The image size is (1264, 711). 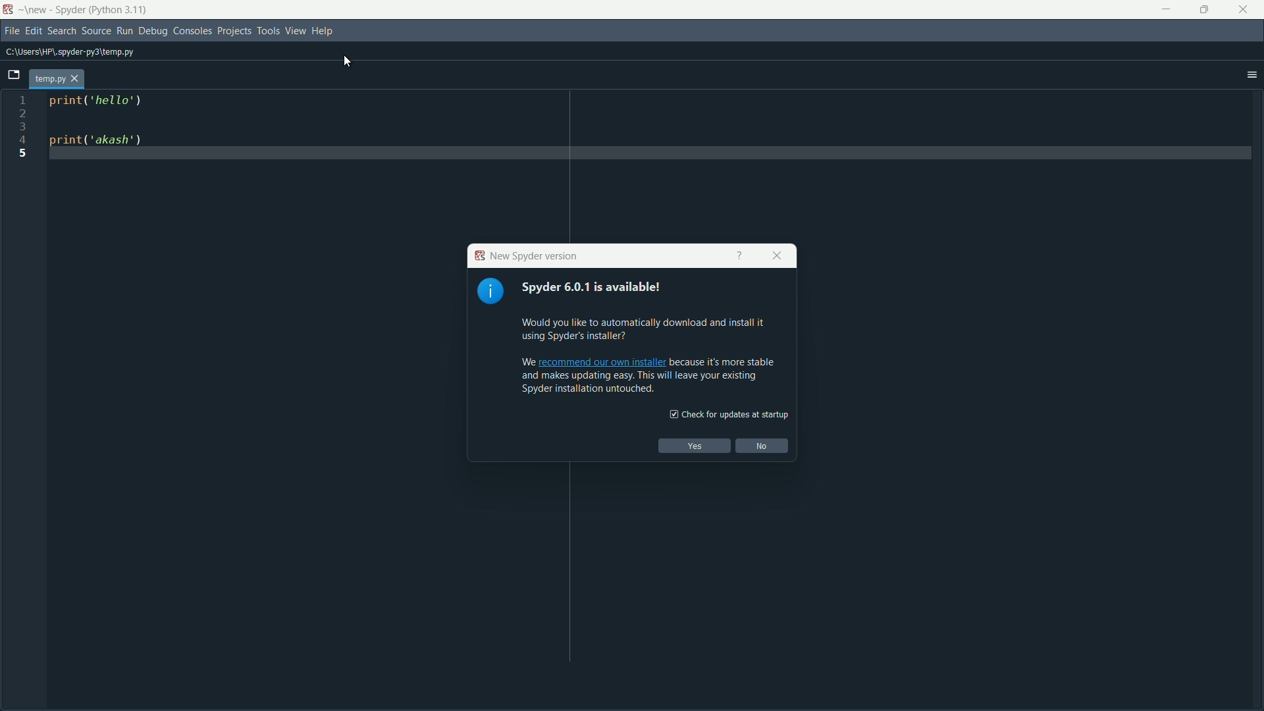 What do you see at coordinates (236, 30) in the screenshot?
I see `projects menu` at bounding box center [236, 30].